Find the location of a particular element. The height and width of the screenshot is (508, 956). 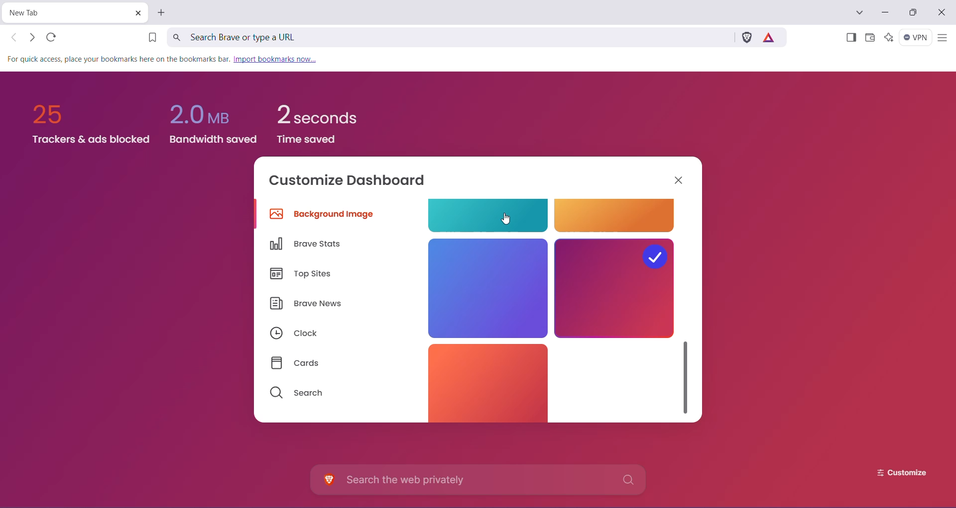

Brave Wallet is located at coordinates (870, 38).